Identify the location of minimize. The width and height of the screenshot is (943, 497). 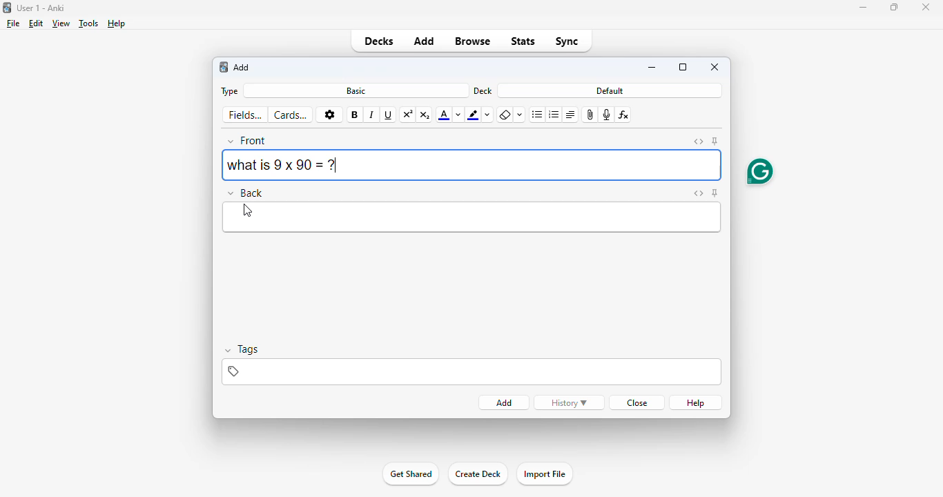
(653, 68).